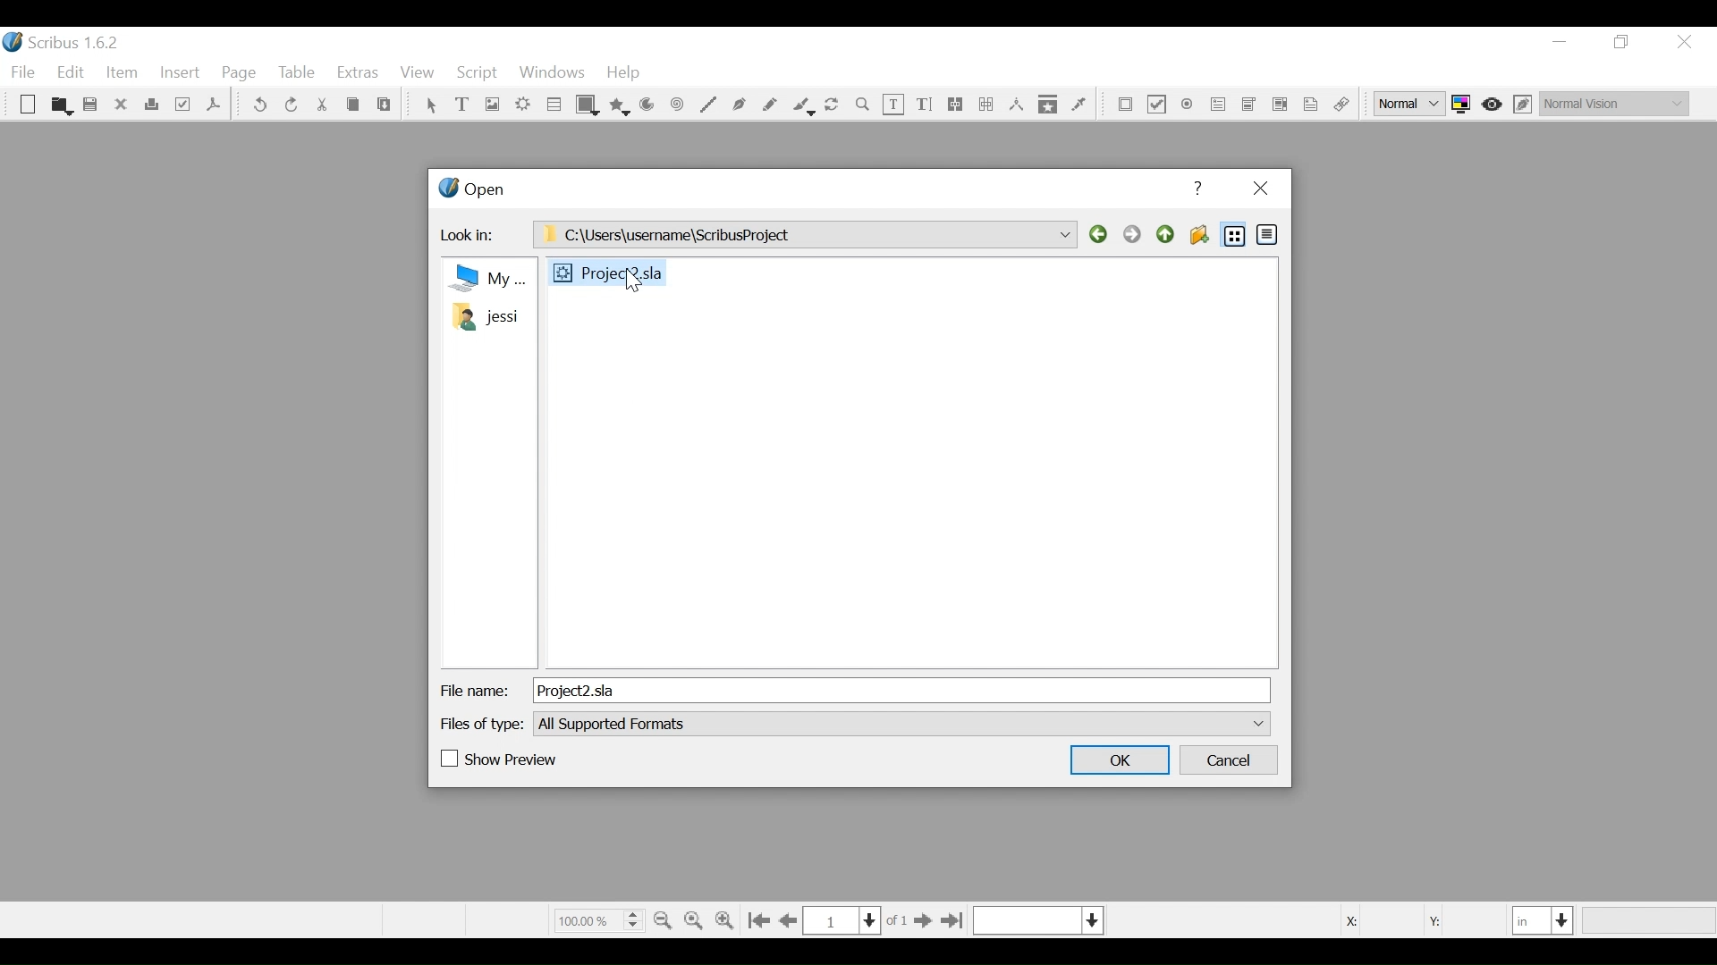 This screenshot has width=1717, height=965. What do you see at coordinates (121, 73) in the screenshot?
I see `Item` at bounding box center [121, 73].